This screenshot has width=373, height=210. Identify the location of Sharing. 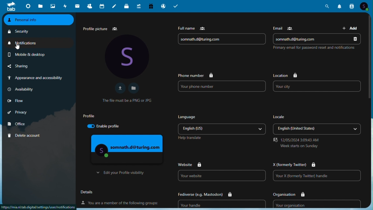
(25, 66).